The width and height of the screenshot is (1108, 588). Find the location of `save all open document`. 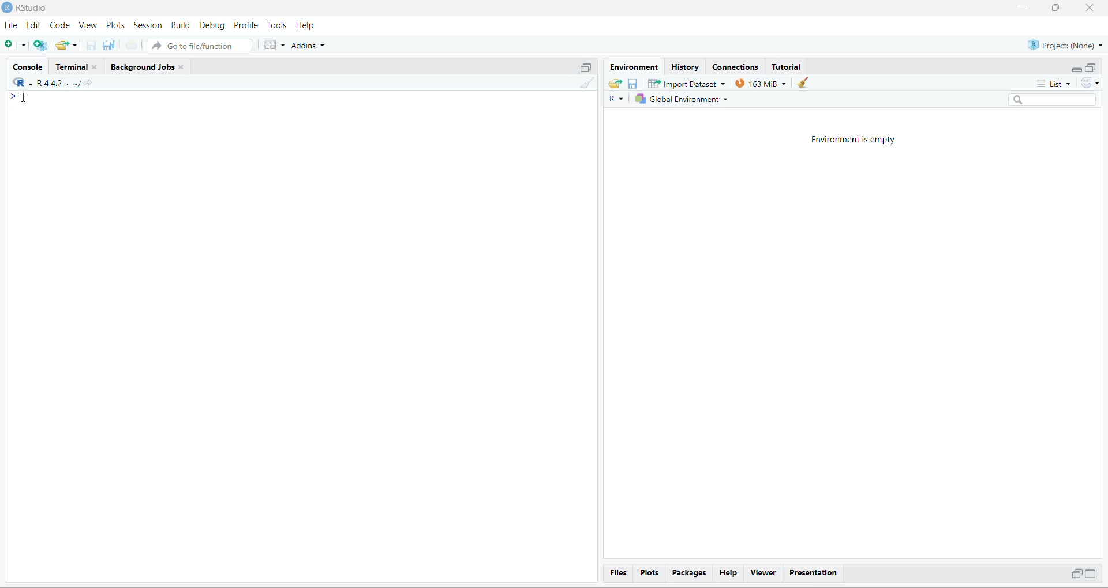

save all open document is located at coordinates (110, 45).